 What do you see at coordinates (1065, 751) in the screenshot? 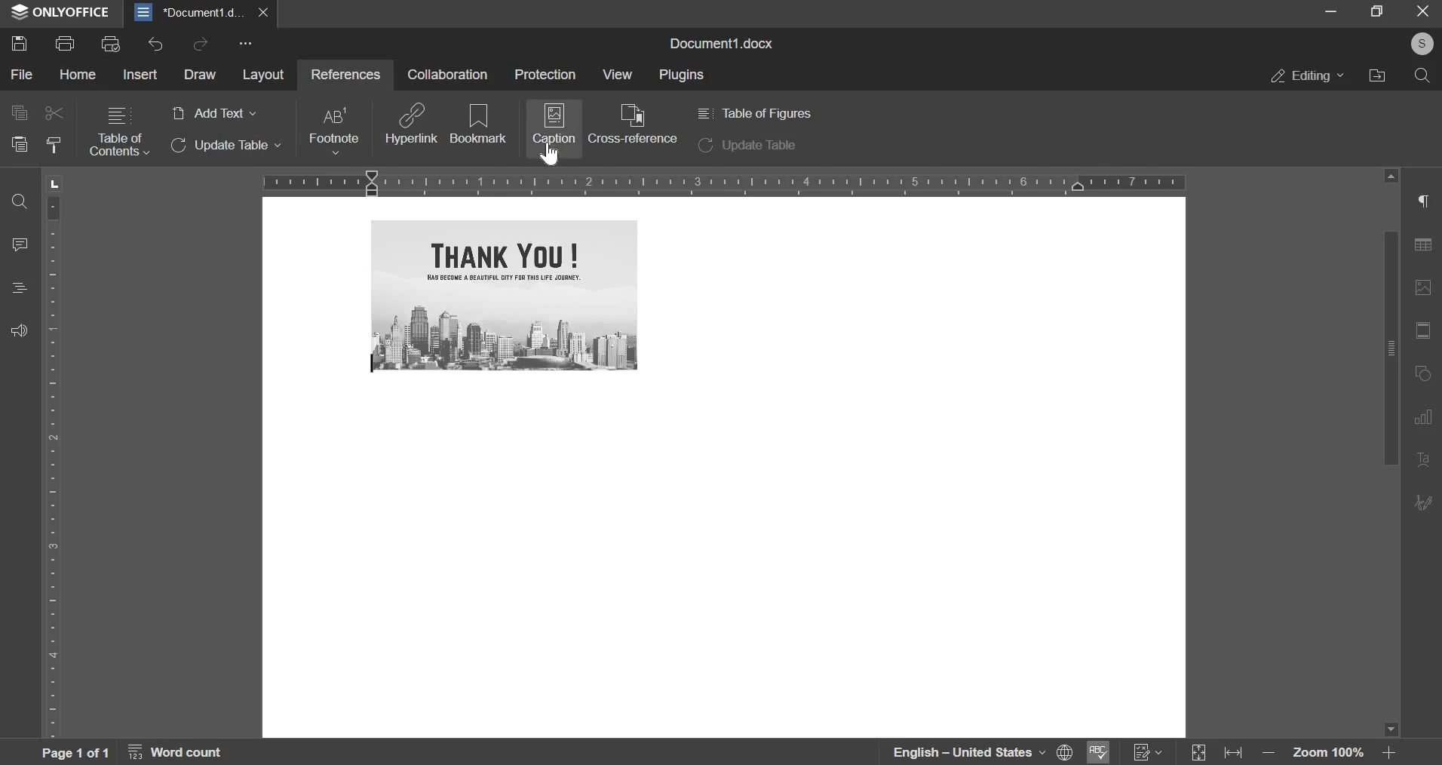
I see `Set Document Language` at bounding box center [1065, 751].